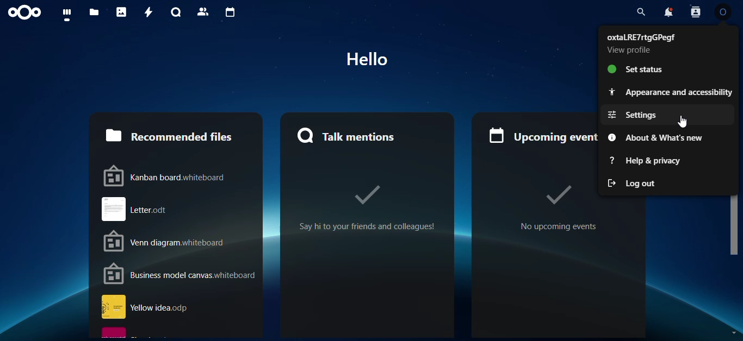 The width and height of the screenshot is (743, 341). Describe the element at coordinates (174, 12) in the screenshot. I see `talk` at that location.